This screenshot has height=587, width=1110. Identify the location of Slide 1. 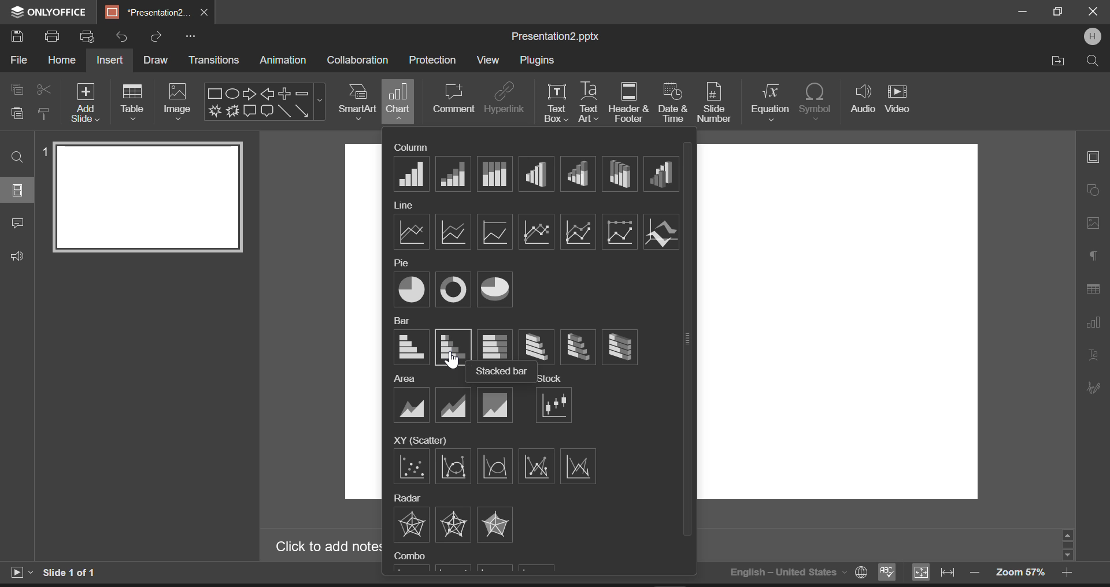
(143, 196).